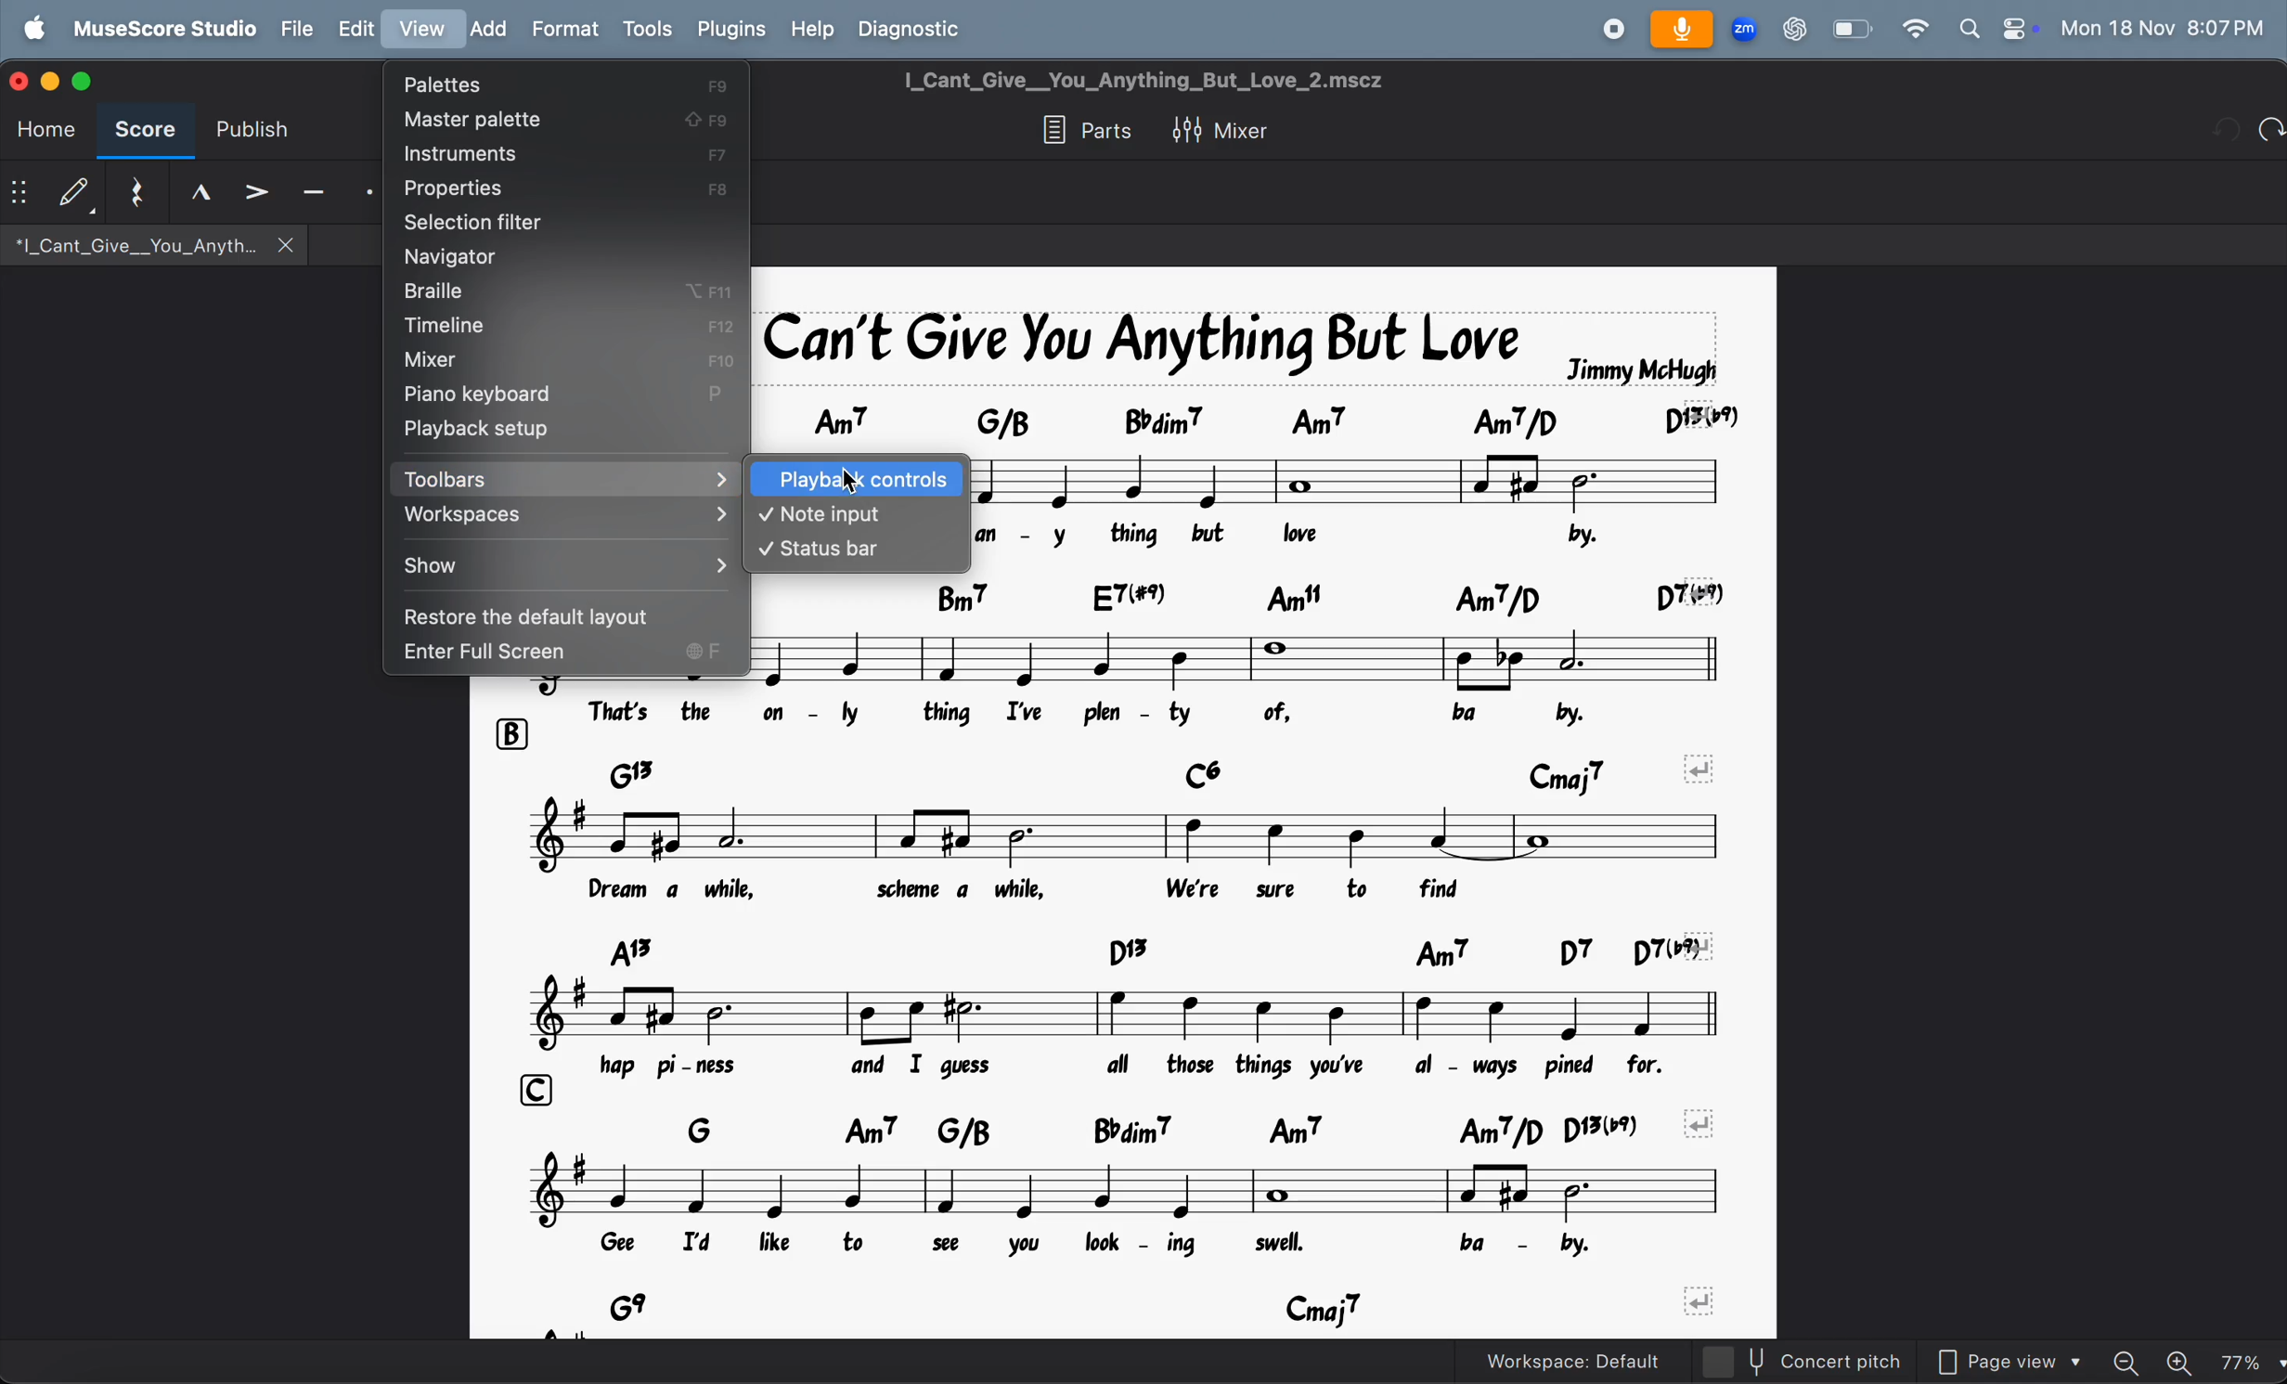 This screenshot has width=2287, height=1384. Describe the element at coordinates (356, 27) in the screenshot. I see `edit` at that location.